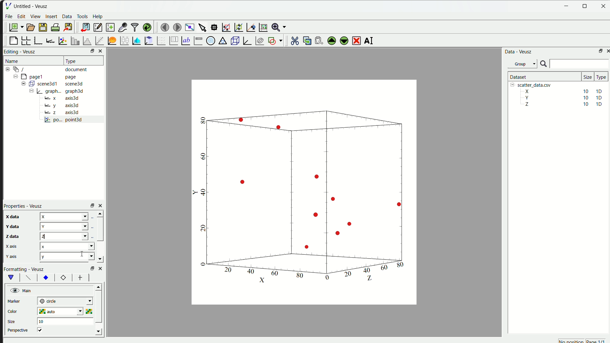 This screenshot has width=610, height=343. Describe the element at coordinates (176, 27) in the screenshot. I see `move to the next page` at that location.